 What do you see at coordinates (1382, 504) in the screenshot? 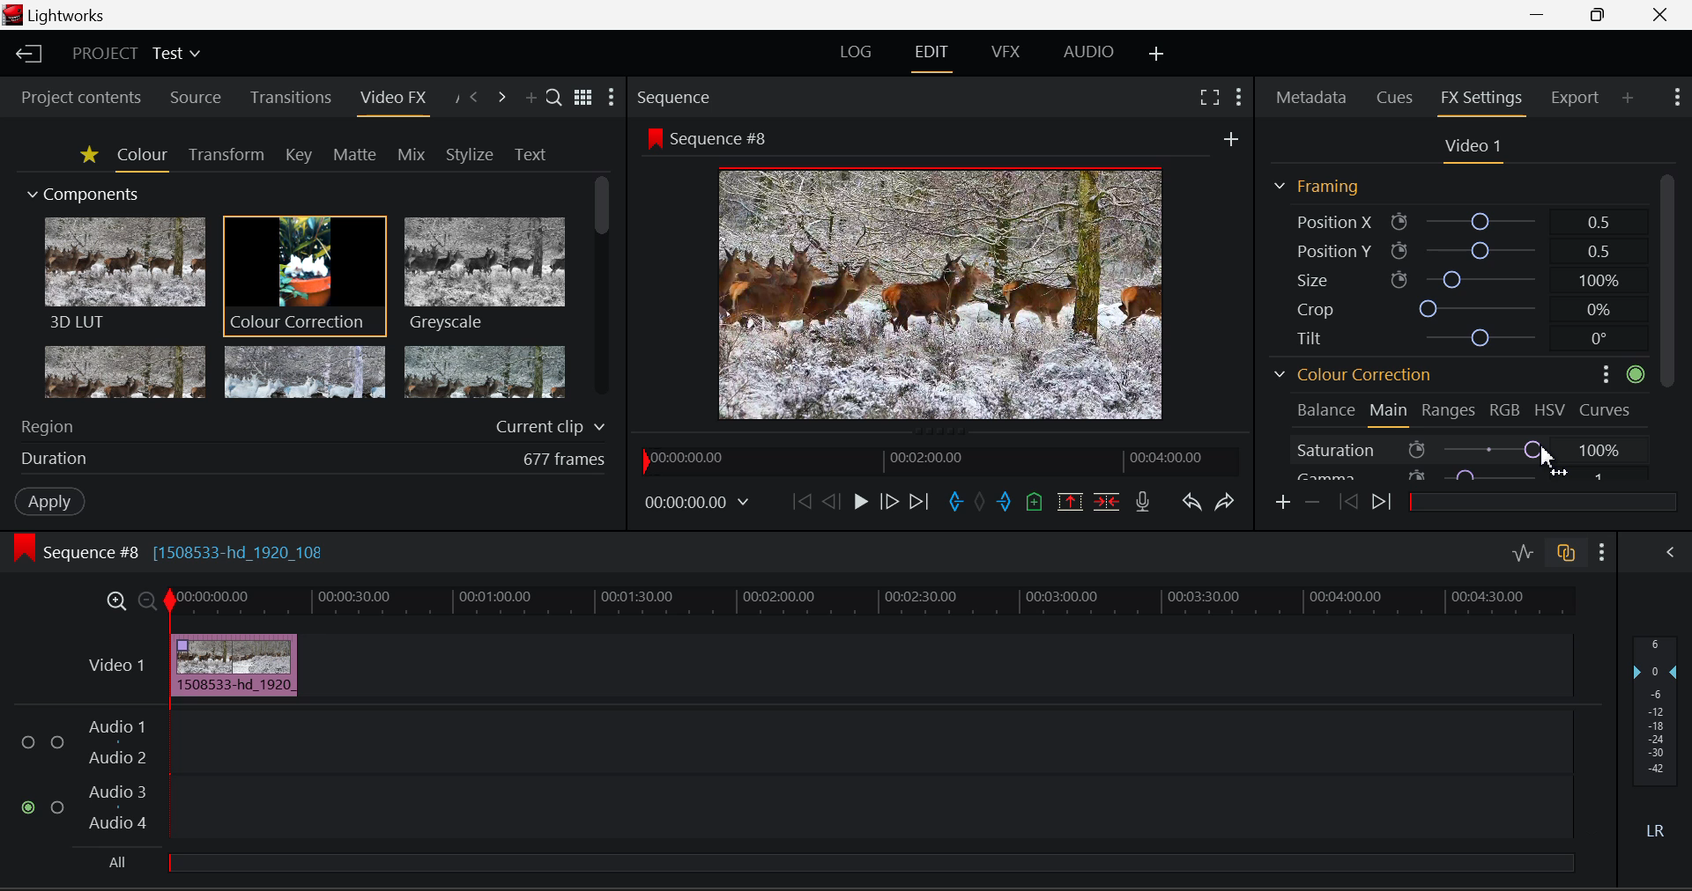
I see `Next keyframe` at bounding box center [1382, 504].